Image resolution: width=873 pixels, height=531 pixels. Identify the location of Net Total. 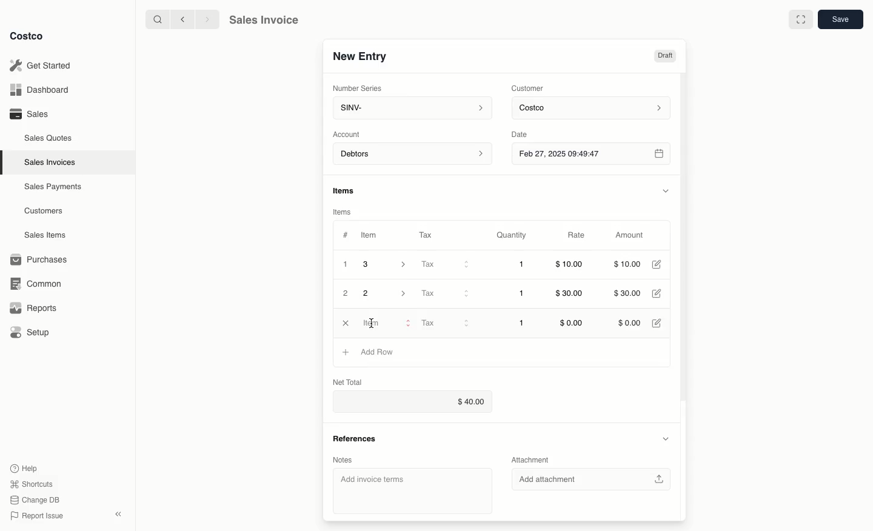
(348, 382).